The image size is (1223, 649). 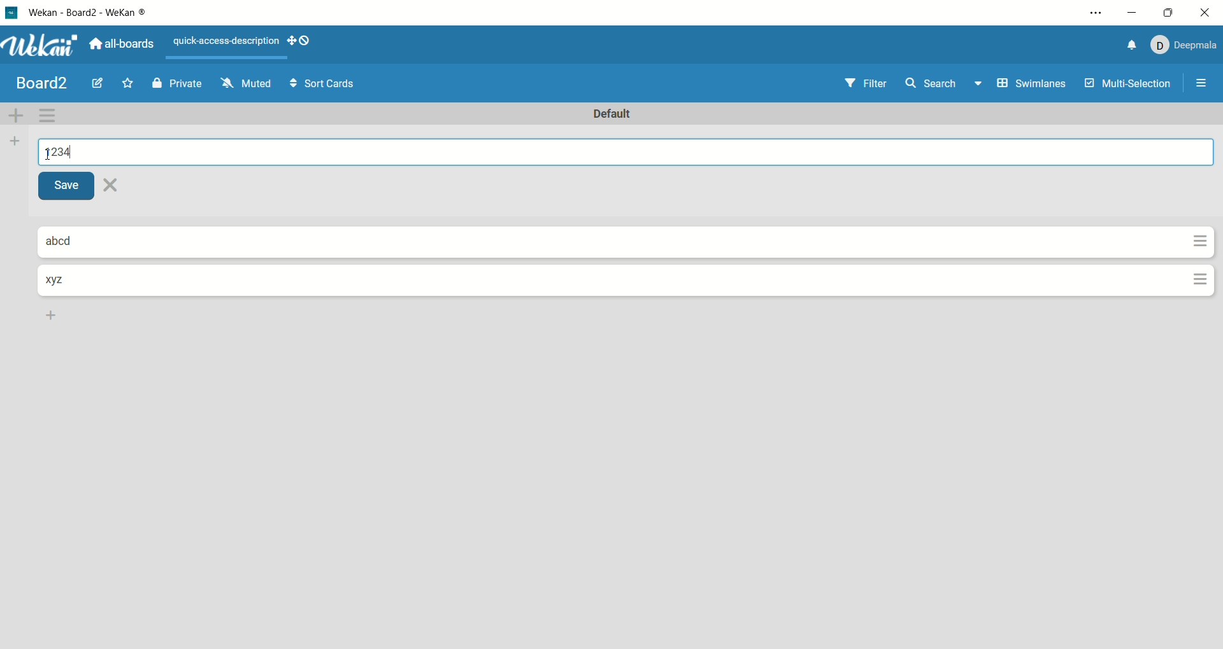 I want to click on settings and more, so click(x=1095, y=15).